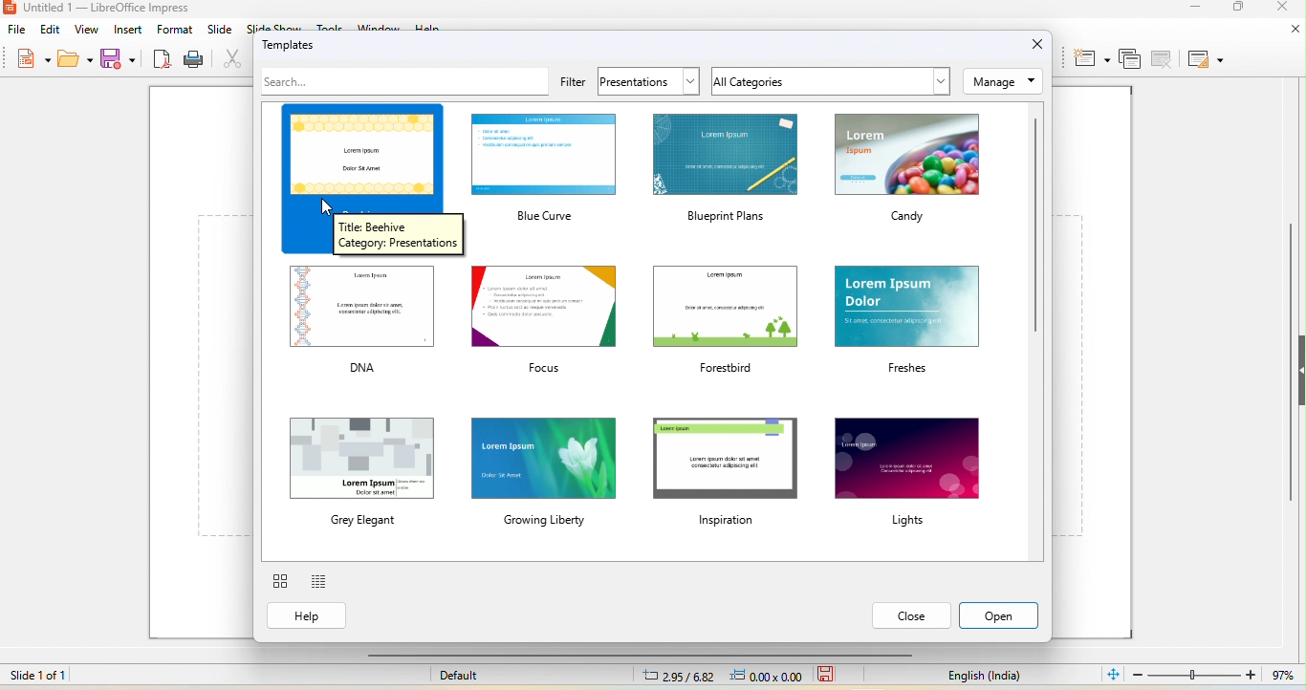  Describe the element at coordinates (76, 57) in the screenshot. I see `open` at that location.